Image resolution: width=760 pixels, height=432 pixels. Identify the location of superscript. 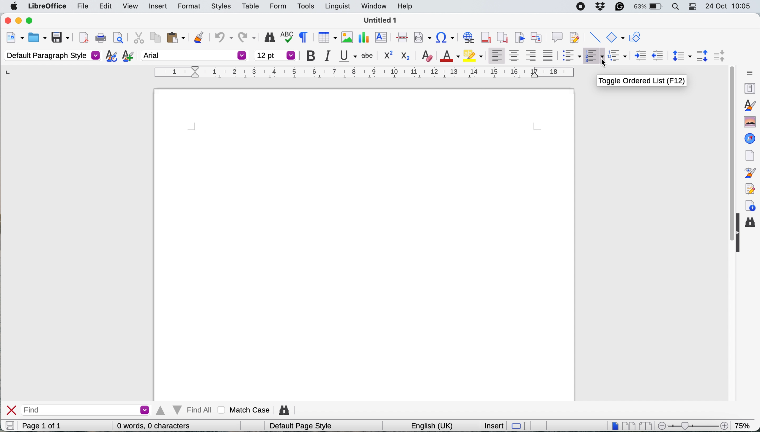
(387, 55).